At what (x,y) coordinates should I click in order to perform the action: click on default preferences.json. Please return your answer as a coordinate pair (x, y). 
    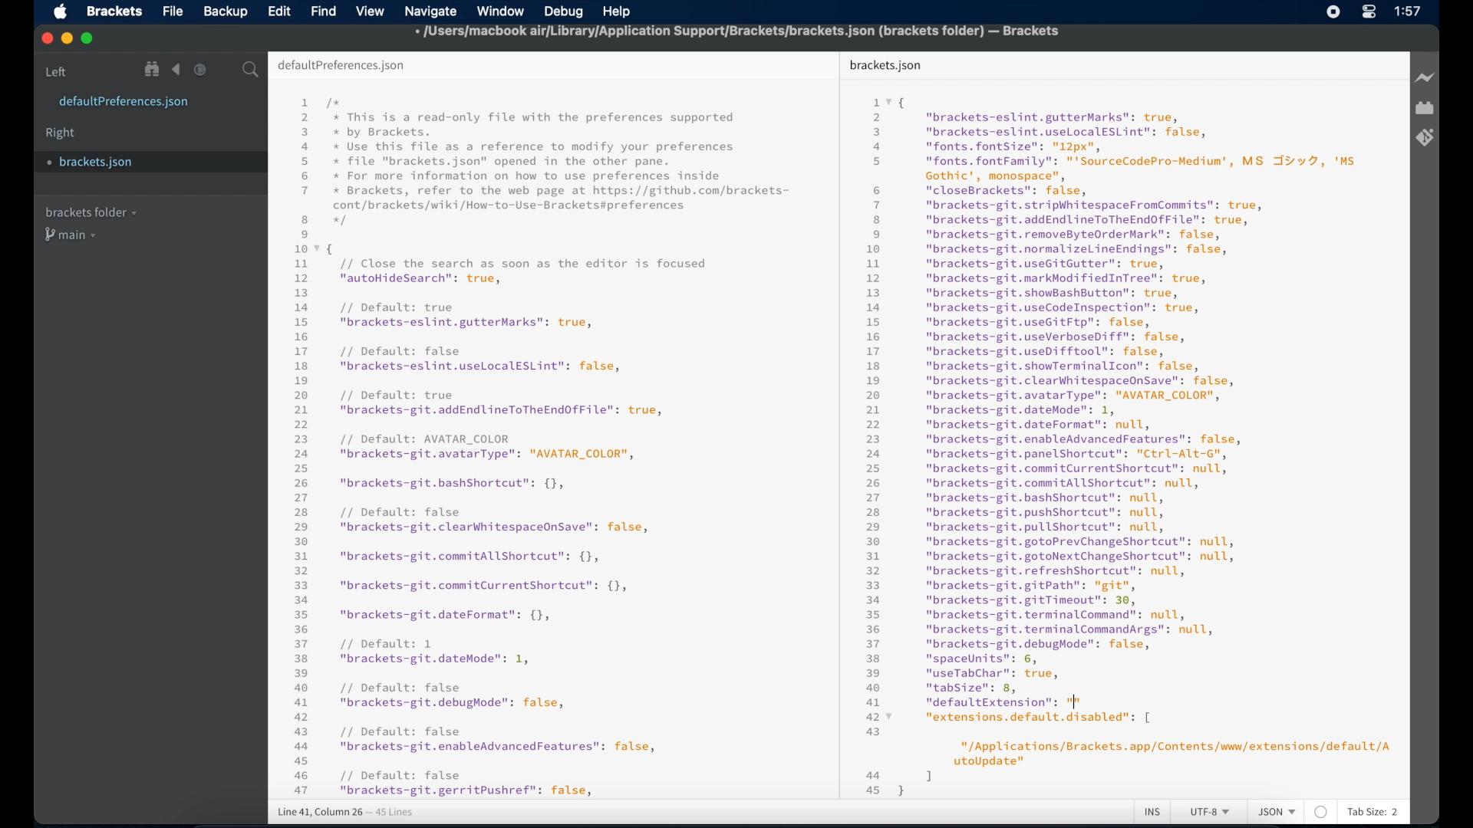
    Looking at the image, I should click on (341, 66).